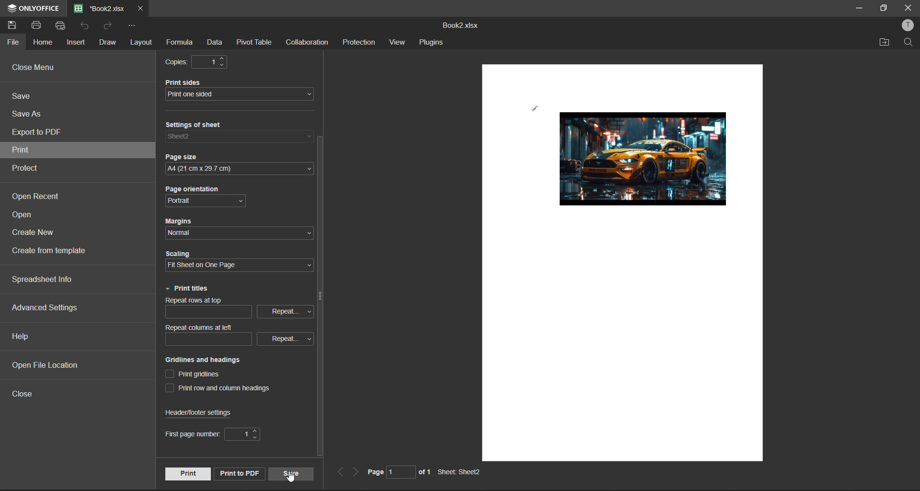 The height and width of the screenshot is (491, 920). I want to click on create from template, so click(57, 252).